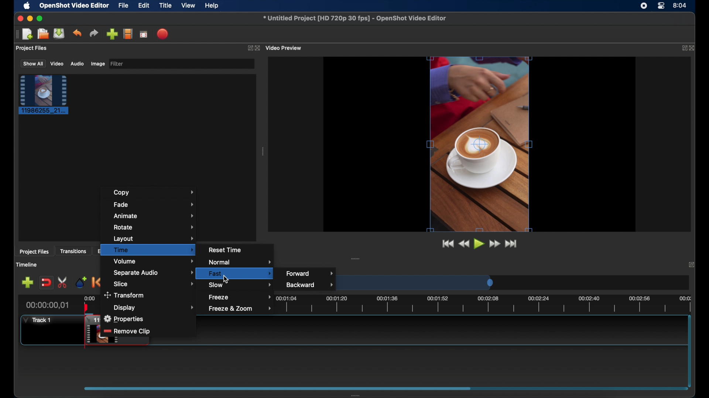 This screenshot has height=398, width=709. I want to click on jump to start, so click(448, 244).